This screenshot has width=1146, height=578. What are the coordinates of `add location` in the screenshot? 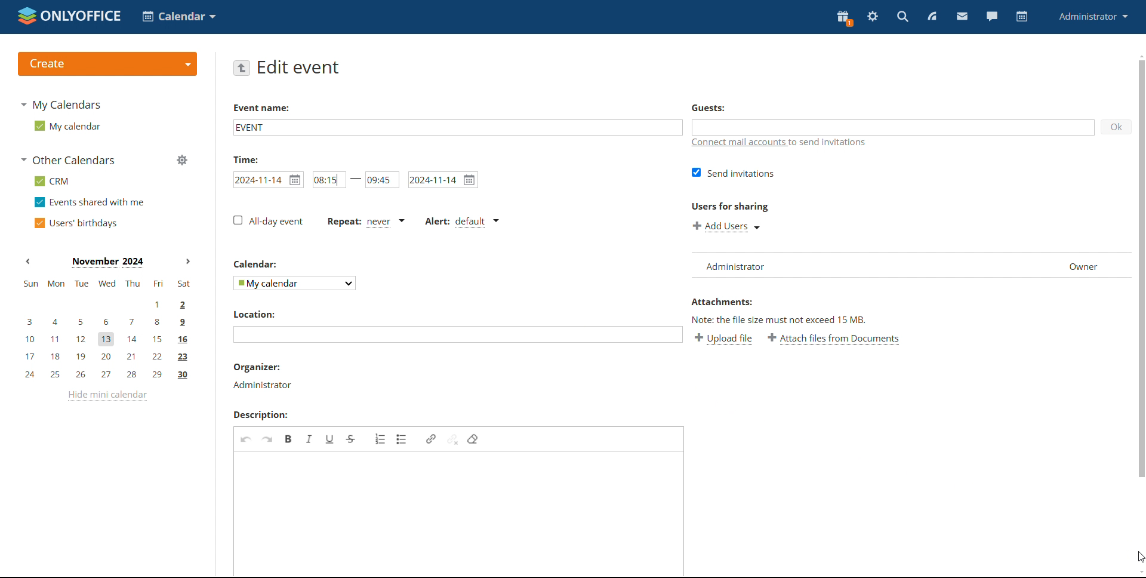 It's located at (458, 335).